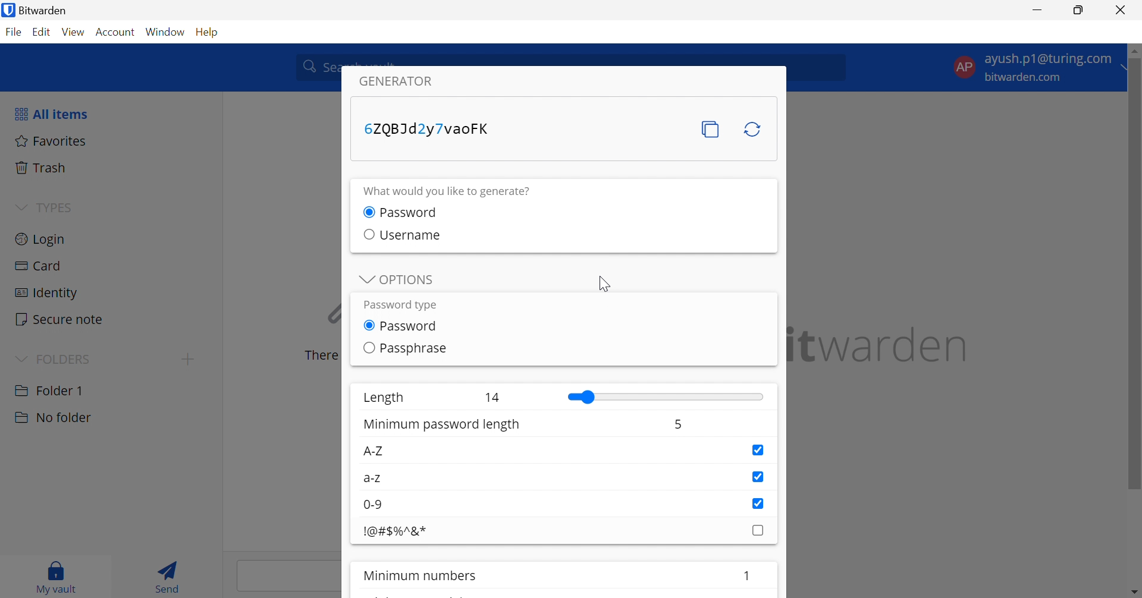 This screenshot has width=1142, height=598. Describe the element at coordinates (666, 397) in the screenshot. I see `Slider` at that location.